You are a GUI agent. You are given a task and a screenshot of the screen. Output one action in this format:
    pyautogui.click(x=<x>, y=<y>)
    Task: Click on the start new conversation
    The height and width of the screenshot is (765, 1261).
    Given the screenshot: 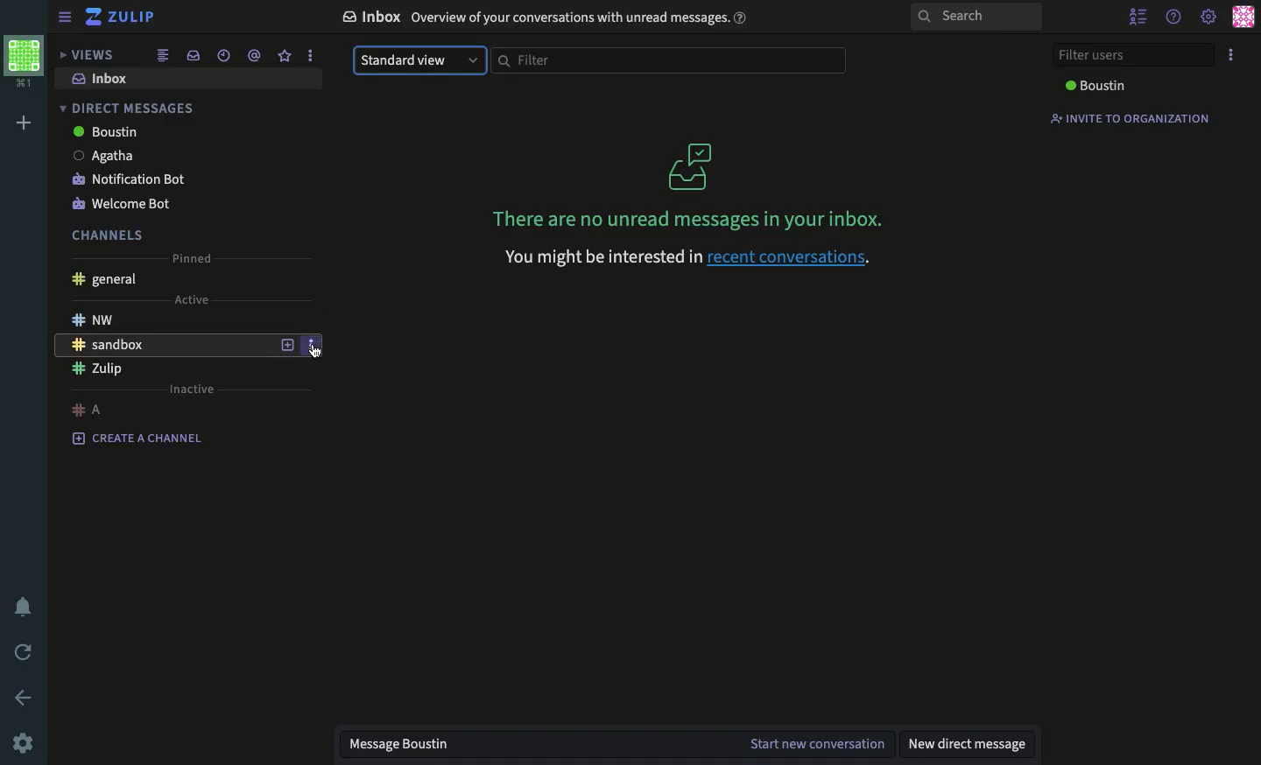 What is the action you would take?
    pyautogui.click(x=818, y=744)
    